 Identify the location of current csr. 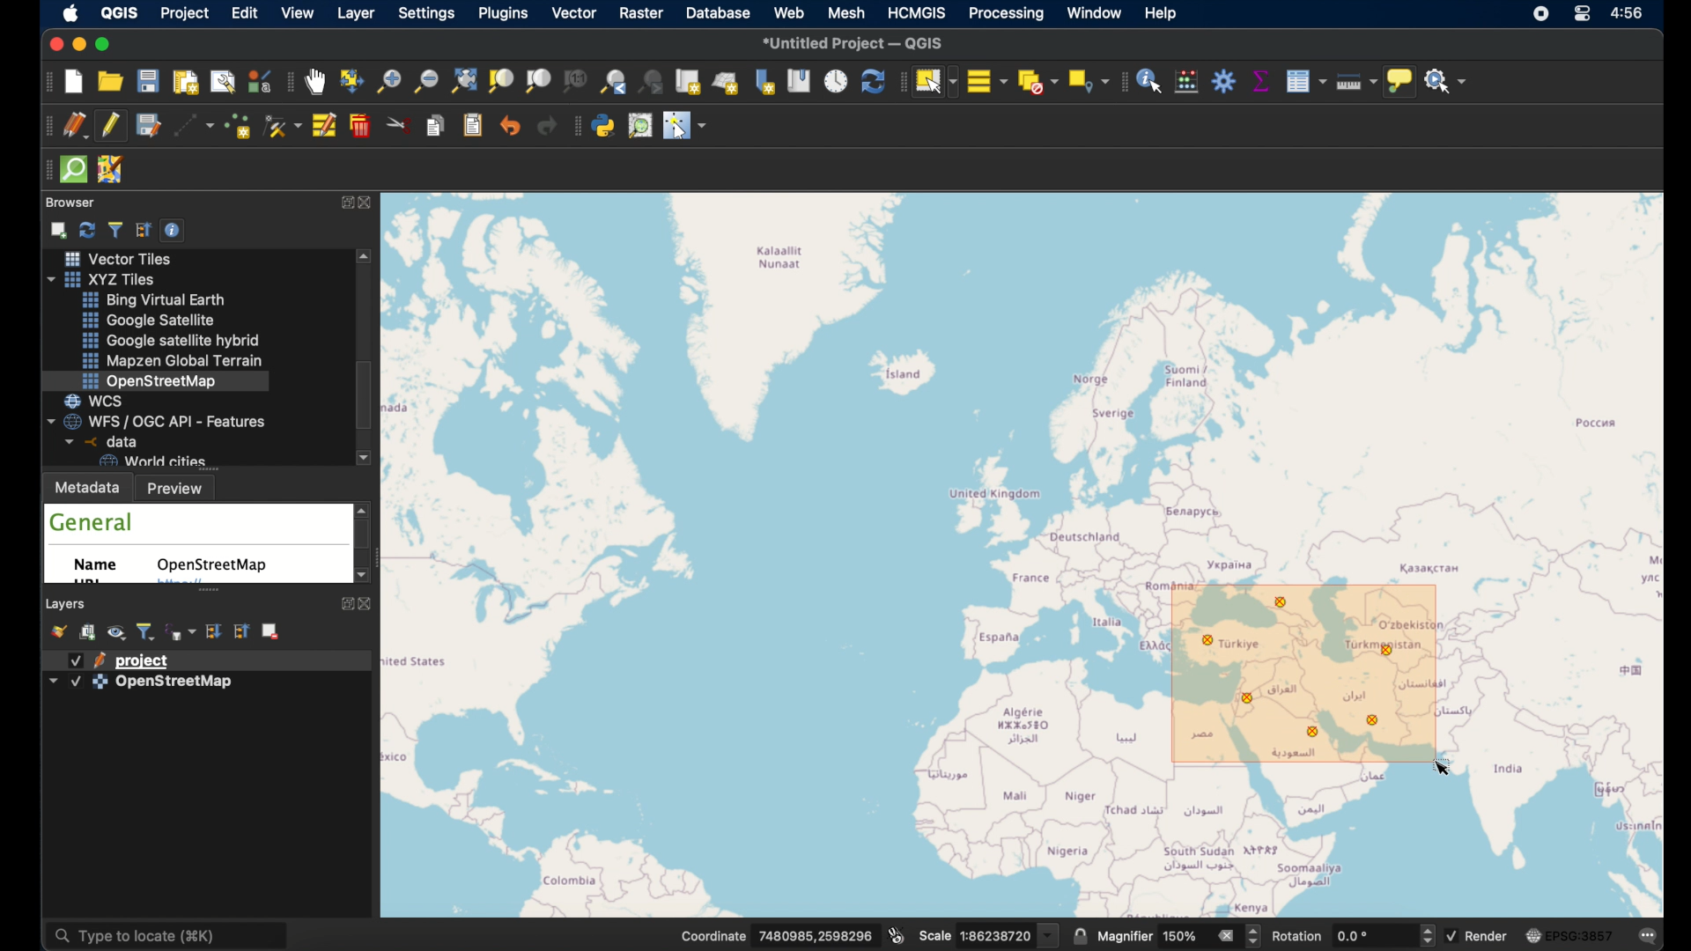
(1568, 936).